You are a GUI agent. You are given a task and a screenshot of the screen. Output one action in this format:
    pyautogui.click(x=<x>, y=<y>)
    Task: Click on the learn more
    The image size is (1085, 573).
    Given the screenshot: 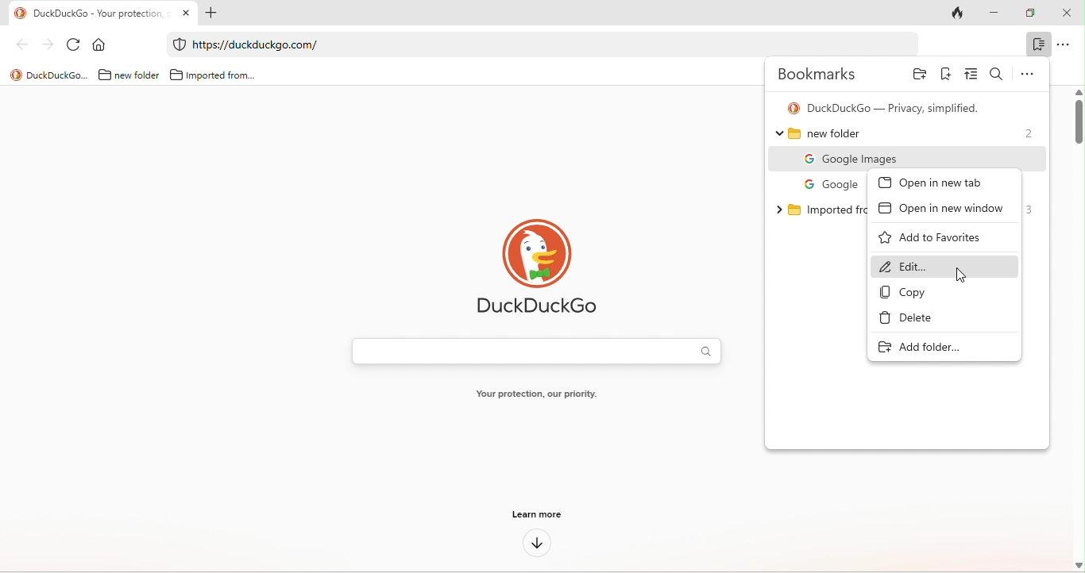 What is the action you would take?
    pyautogui.click(x=538, y=517)
    